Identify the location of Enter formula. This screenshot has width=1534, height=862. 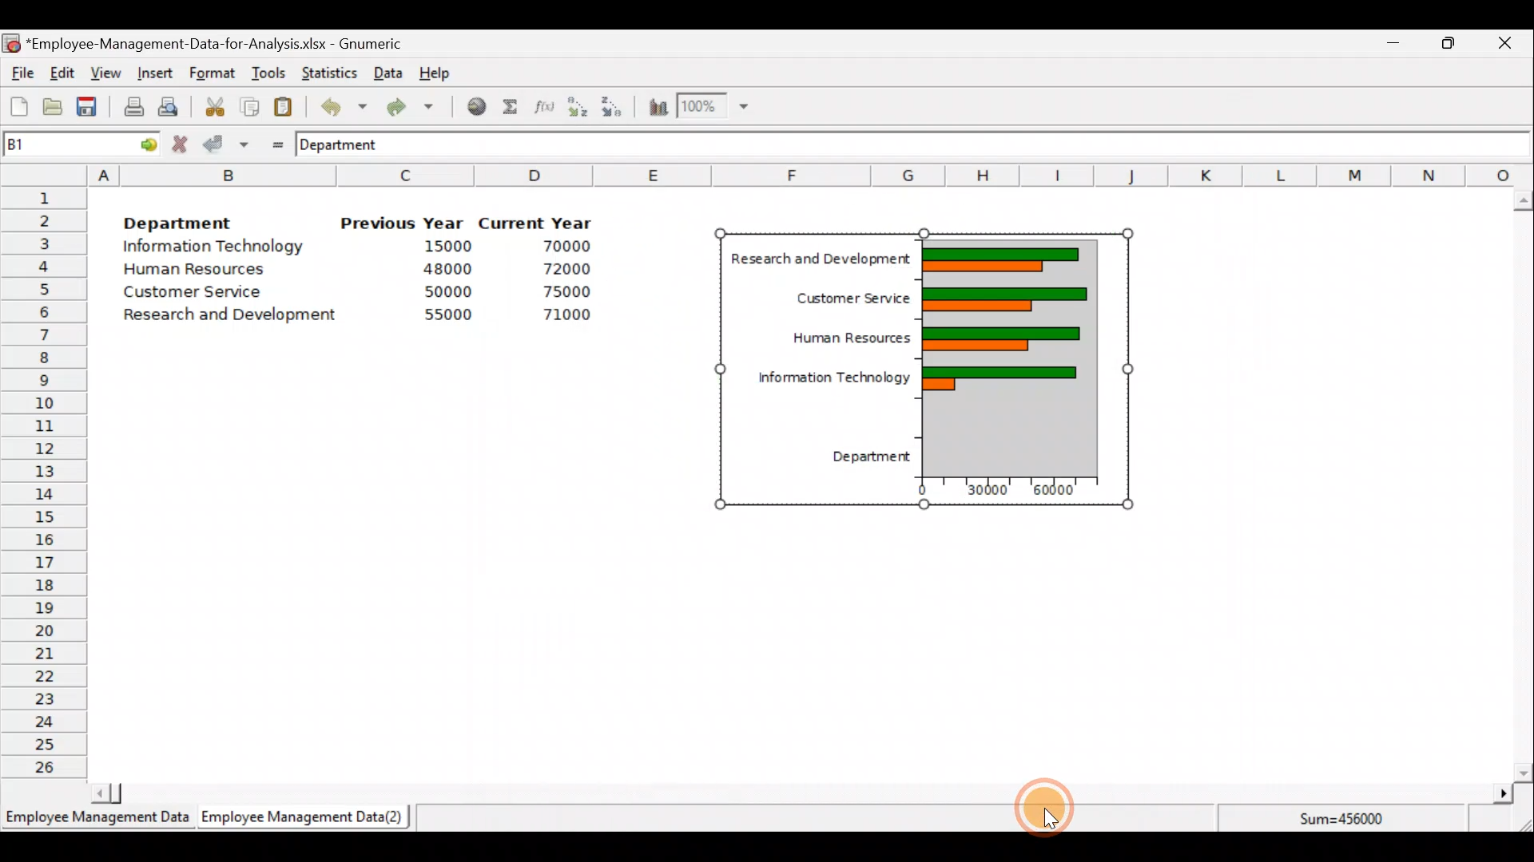
(273, 141).